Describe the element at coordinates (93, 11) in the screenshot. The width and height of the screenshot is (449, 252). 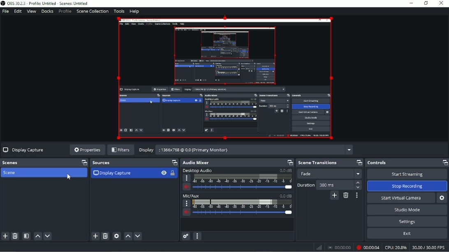
I see `Scene collection` at that location.